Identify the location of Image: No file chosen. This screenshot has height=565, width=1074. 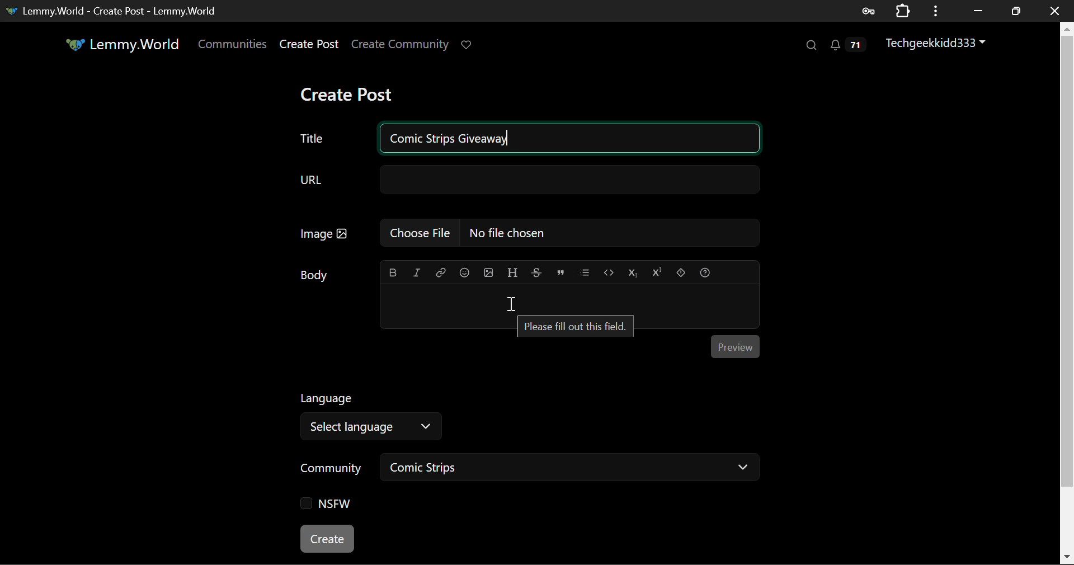
(528, 231).